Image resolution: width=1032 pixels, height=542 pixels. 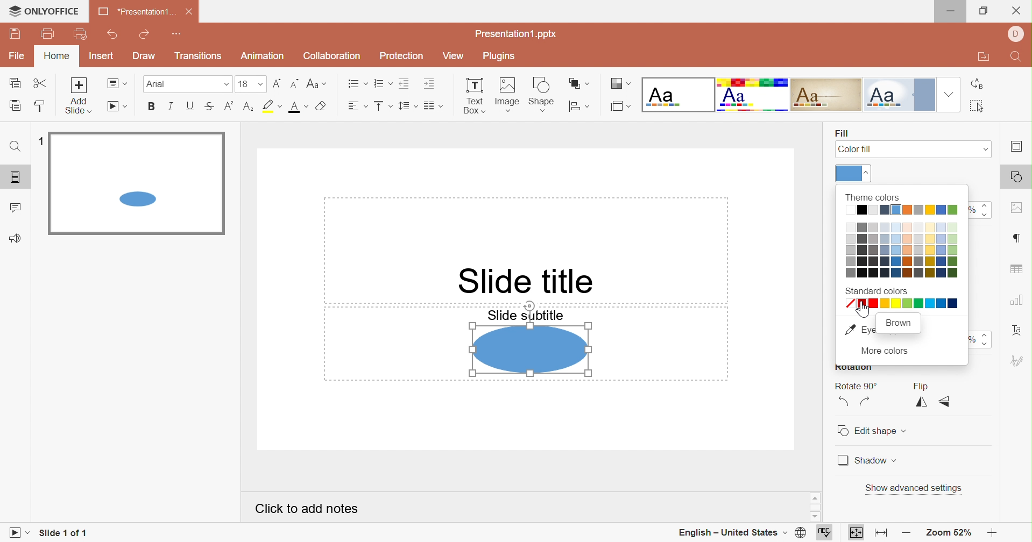 I want to click on Align shape, so click(x=578, y=106).